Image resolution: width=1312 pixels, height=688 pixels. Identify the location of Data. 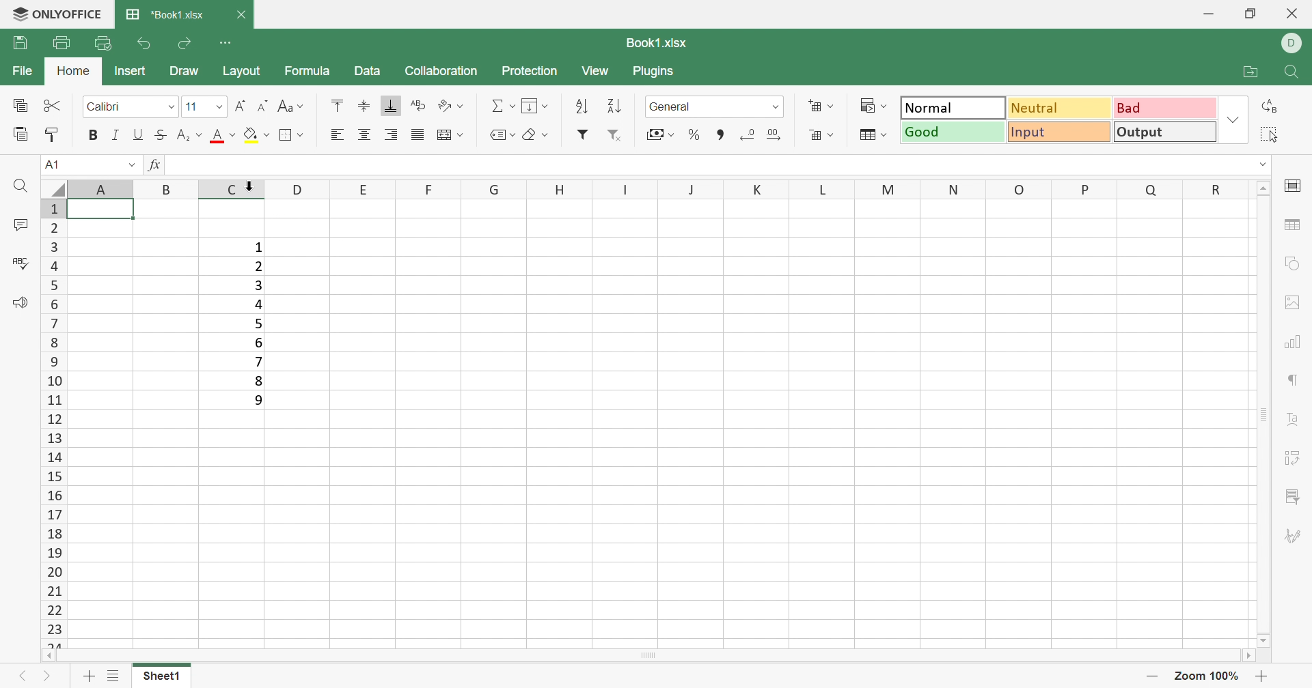
(368, 71).